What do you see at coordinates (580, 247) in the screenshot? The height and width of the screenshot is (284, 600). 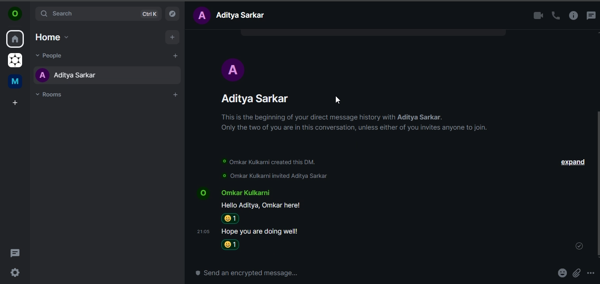 I see `message sent` at bounding box center [580, 247].